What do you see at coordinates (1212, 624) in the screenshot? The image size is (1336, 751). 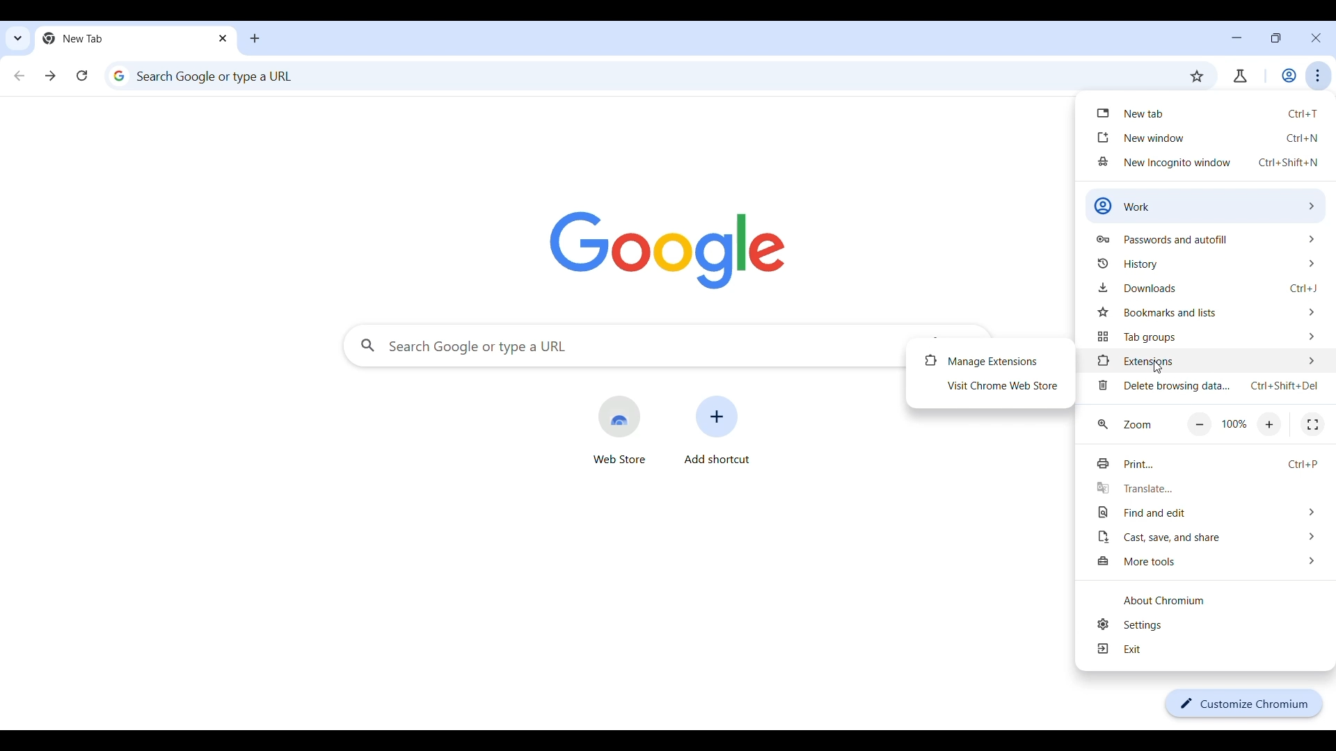 I see `Settings` at bounding box center [1212, 624].